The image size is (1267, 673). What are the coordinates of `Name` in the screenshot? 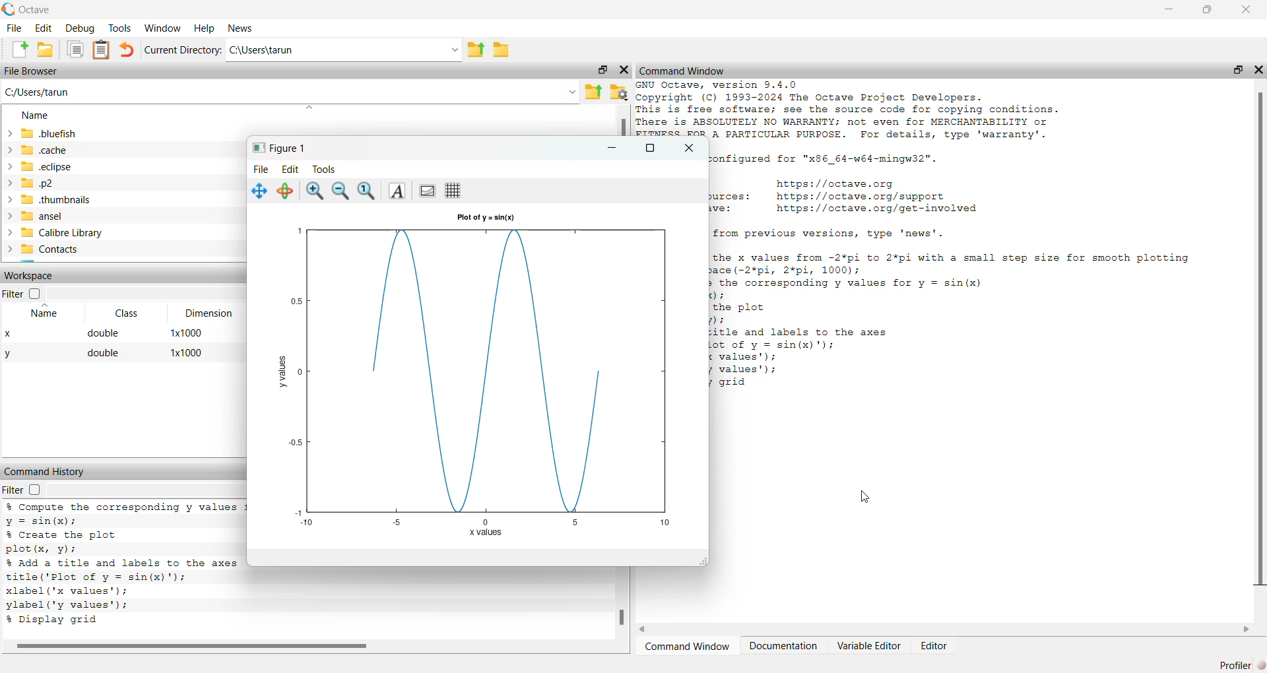 It's located at (34, 115).